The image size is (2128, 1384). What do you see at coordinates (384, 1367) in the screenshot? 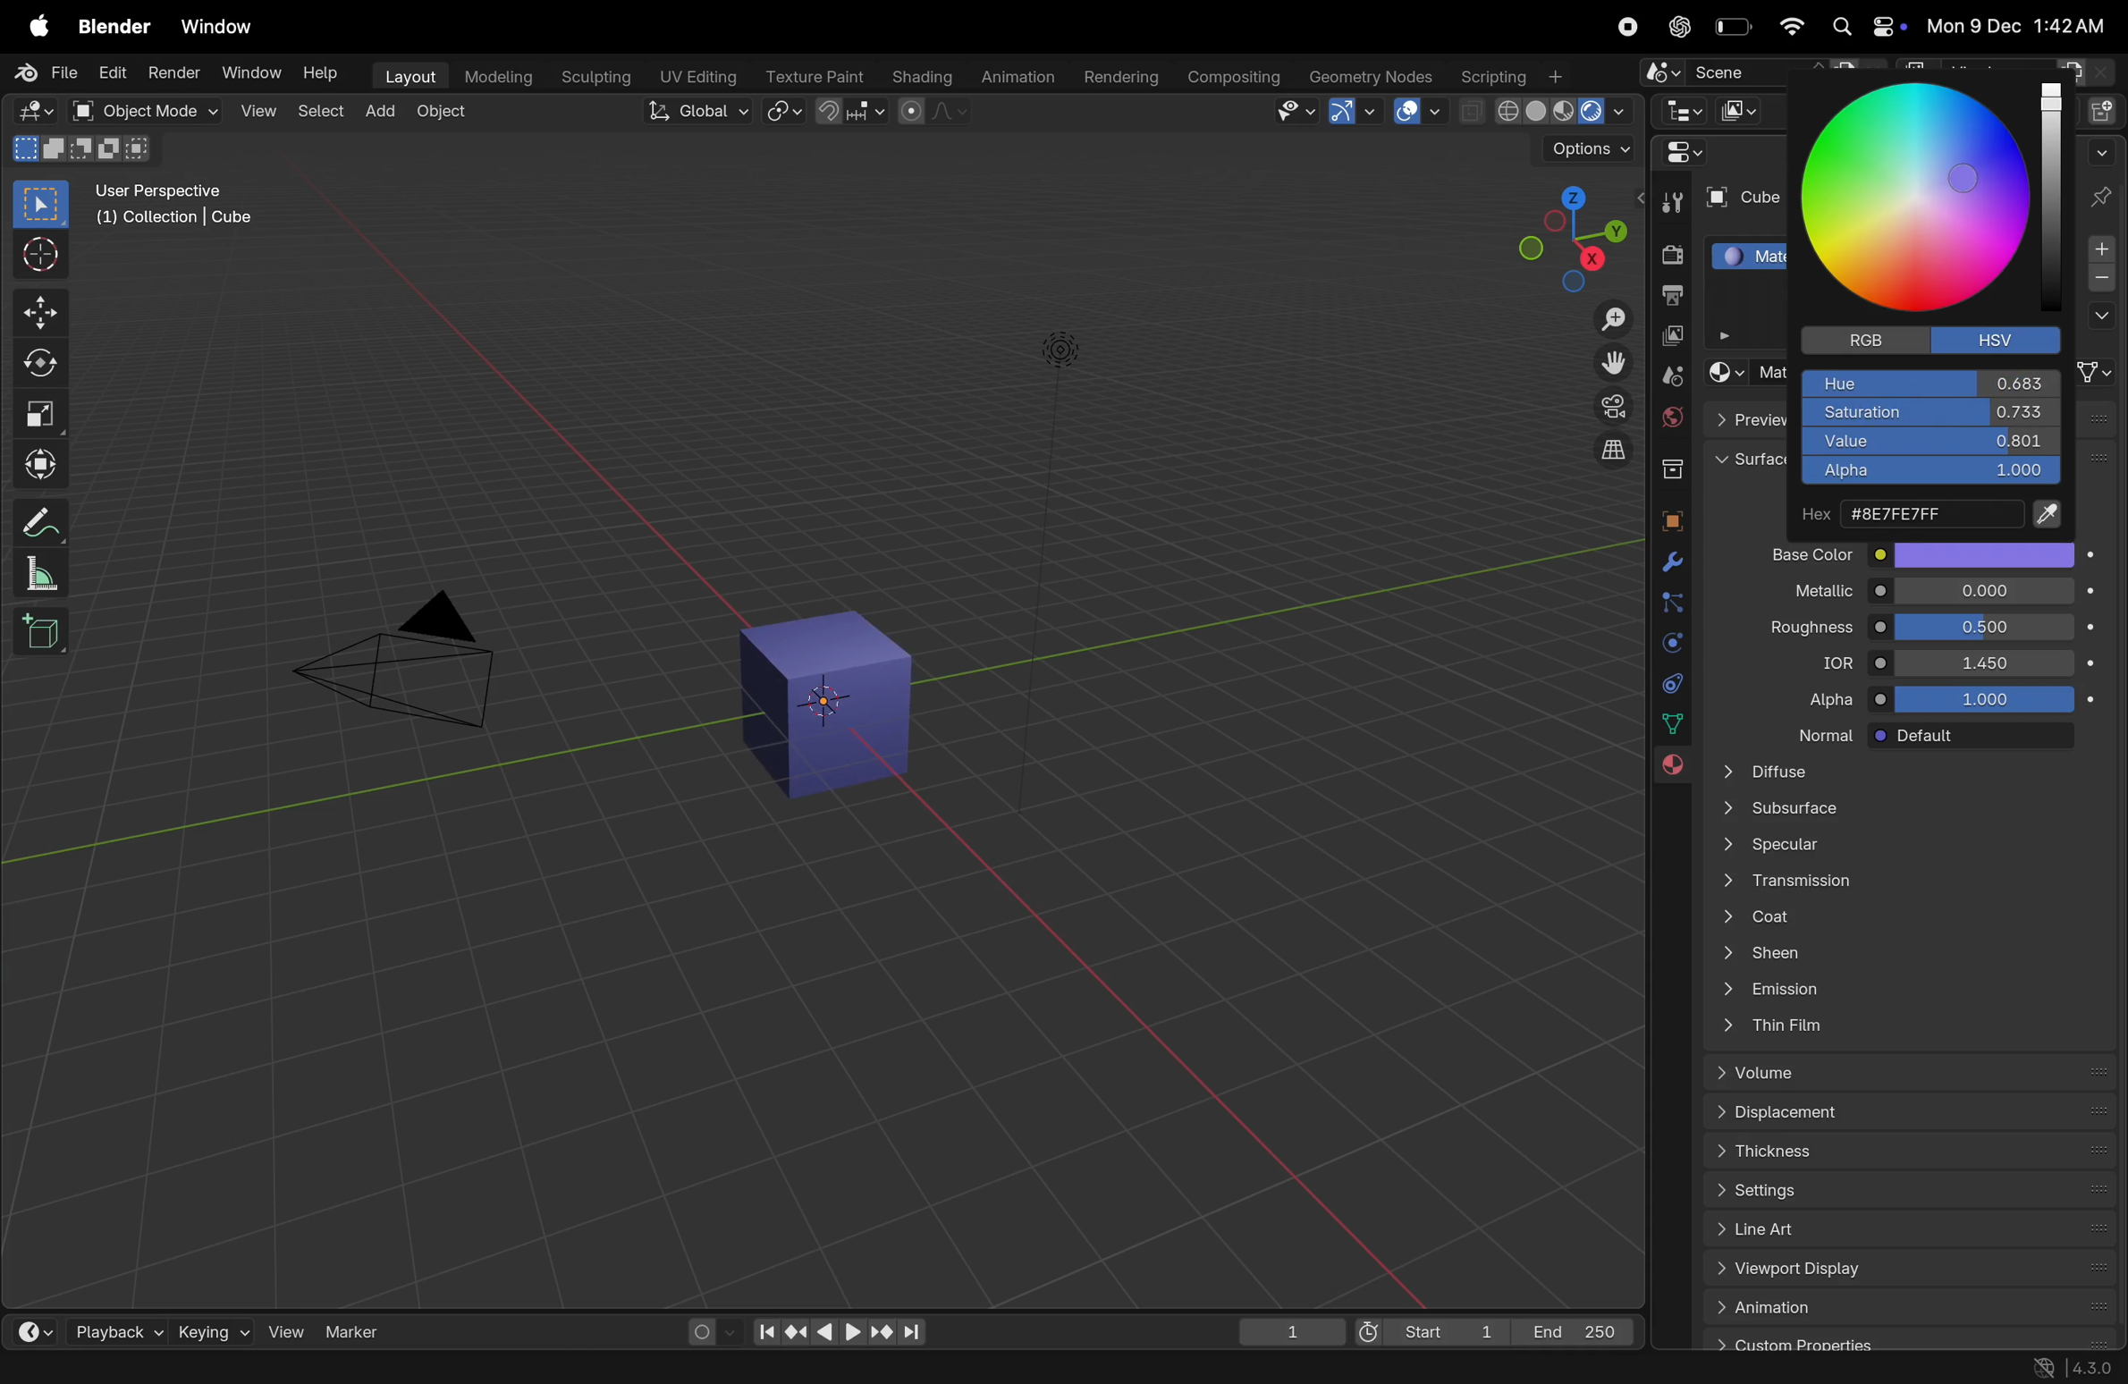
I see `context menu` at bounding box center [384, 1367].